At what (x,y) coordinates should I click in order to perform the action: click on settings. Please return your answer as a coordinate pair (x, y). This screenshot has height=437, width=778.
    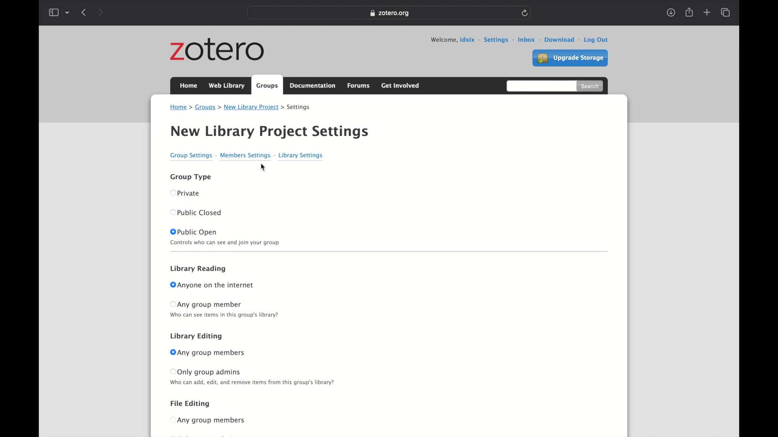
    Looking at the image, I should click on (299, 108).